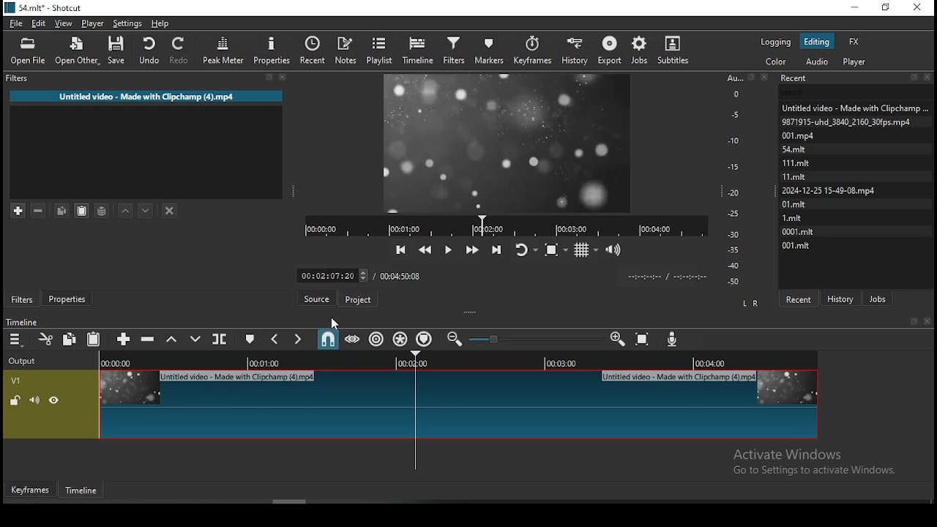 The height and width of the screenshot is (527, 937). I want to click on recent, so click(312, 50).